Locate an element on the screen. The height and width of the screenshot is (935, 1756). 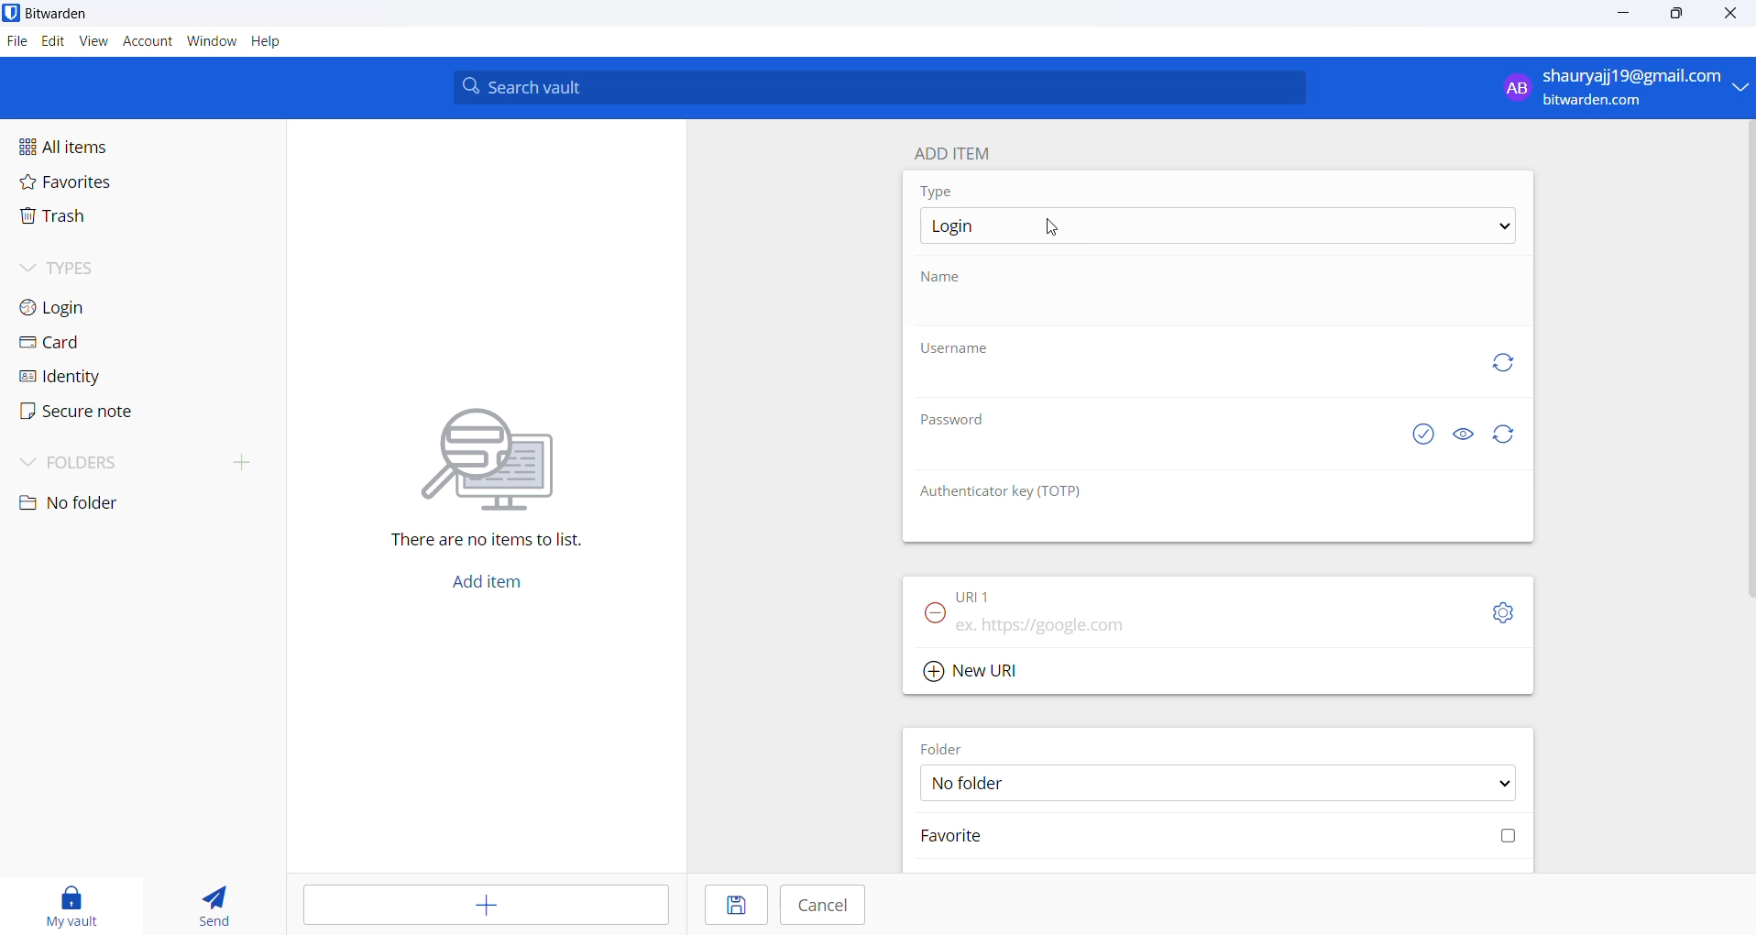
username heading is located at coordinates (960, 350).